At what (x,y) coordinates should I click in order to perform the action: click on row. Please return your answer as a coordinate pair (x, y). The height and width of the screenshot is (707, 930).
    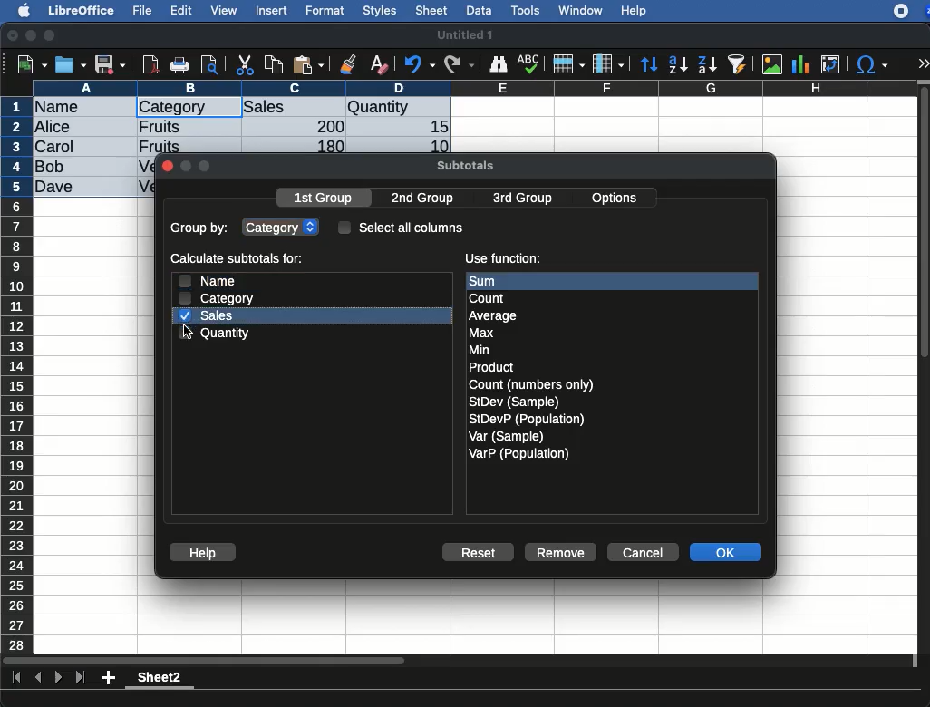
    Looking at the image, I should click on (18, 374).